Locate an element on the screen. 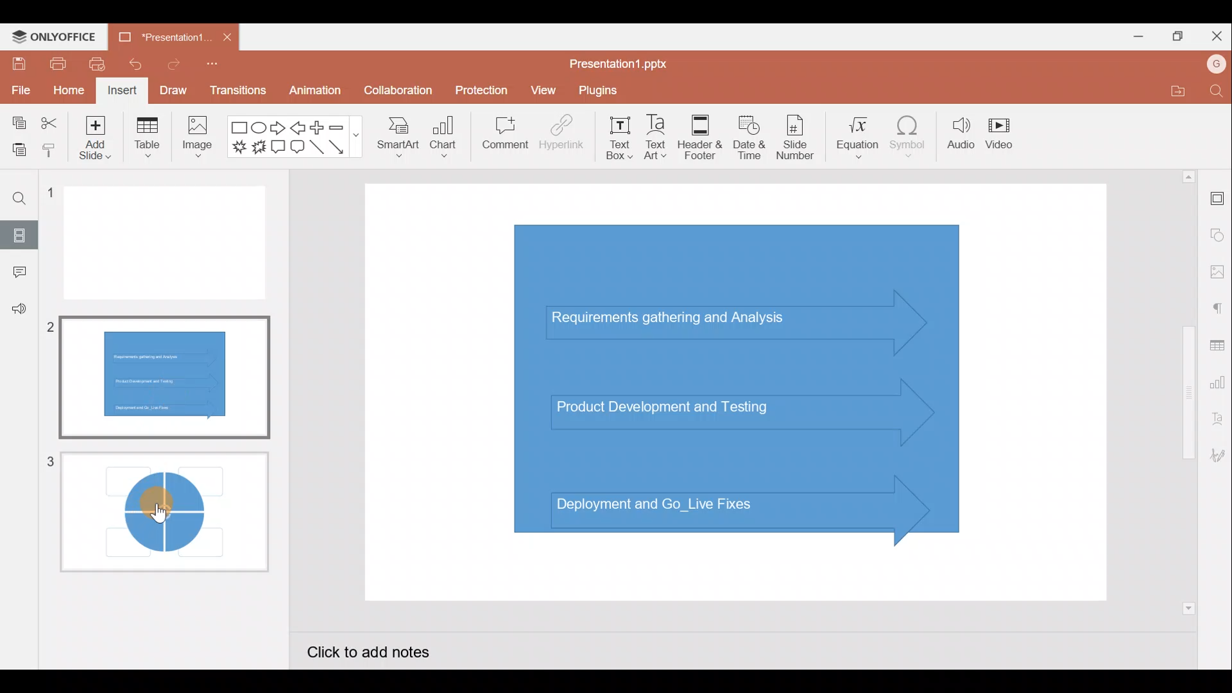 The width and height of the screenshot is (1232, 693). File is located at coordinates (19, 90).